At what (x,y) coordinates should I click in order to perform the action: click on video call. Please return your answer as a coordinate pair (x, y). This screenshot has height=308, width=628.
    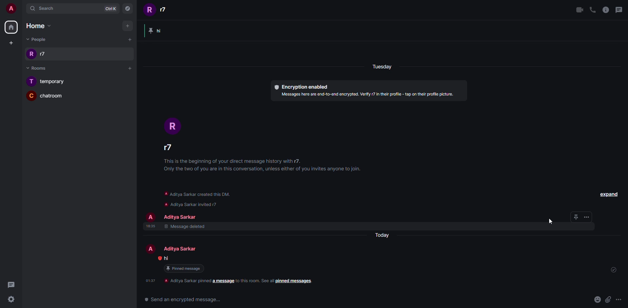
    Looking at the image, I should click on (579, 9).